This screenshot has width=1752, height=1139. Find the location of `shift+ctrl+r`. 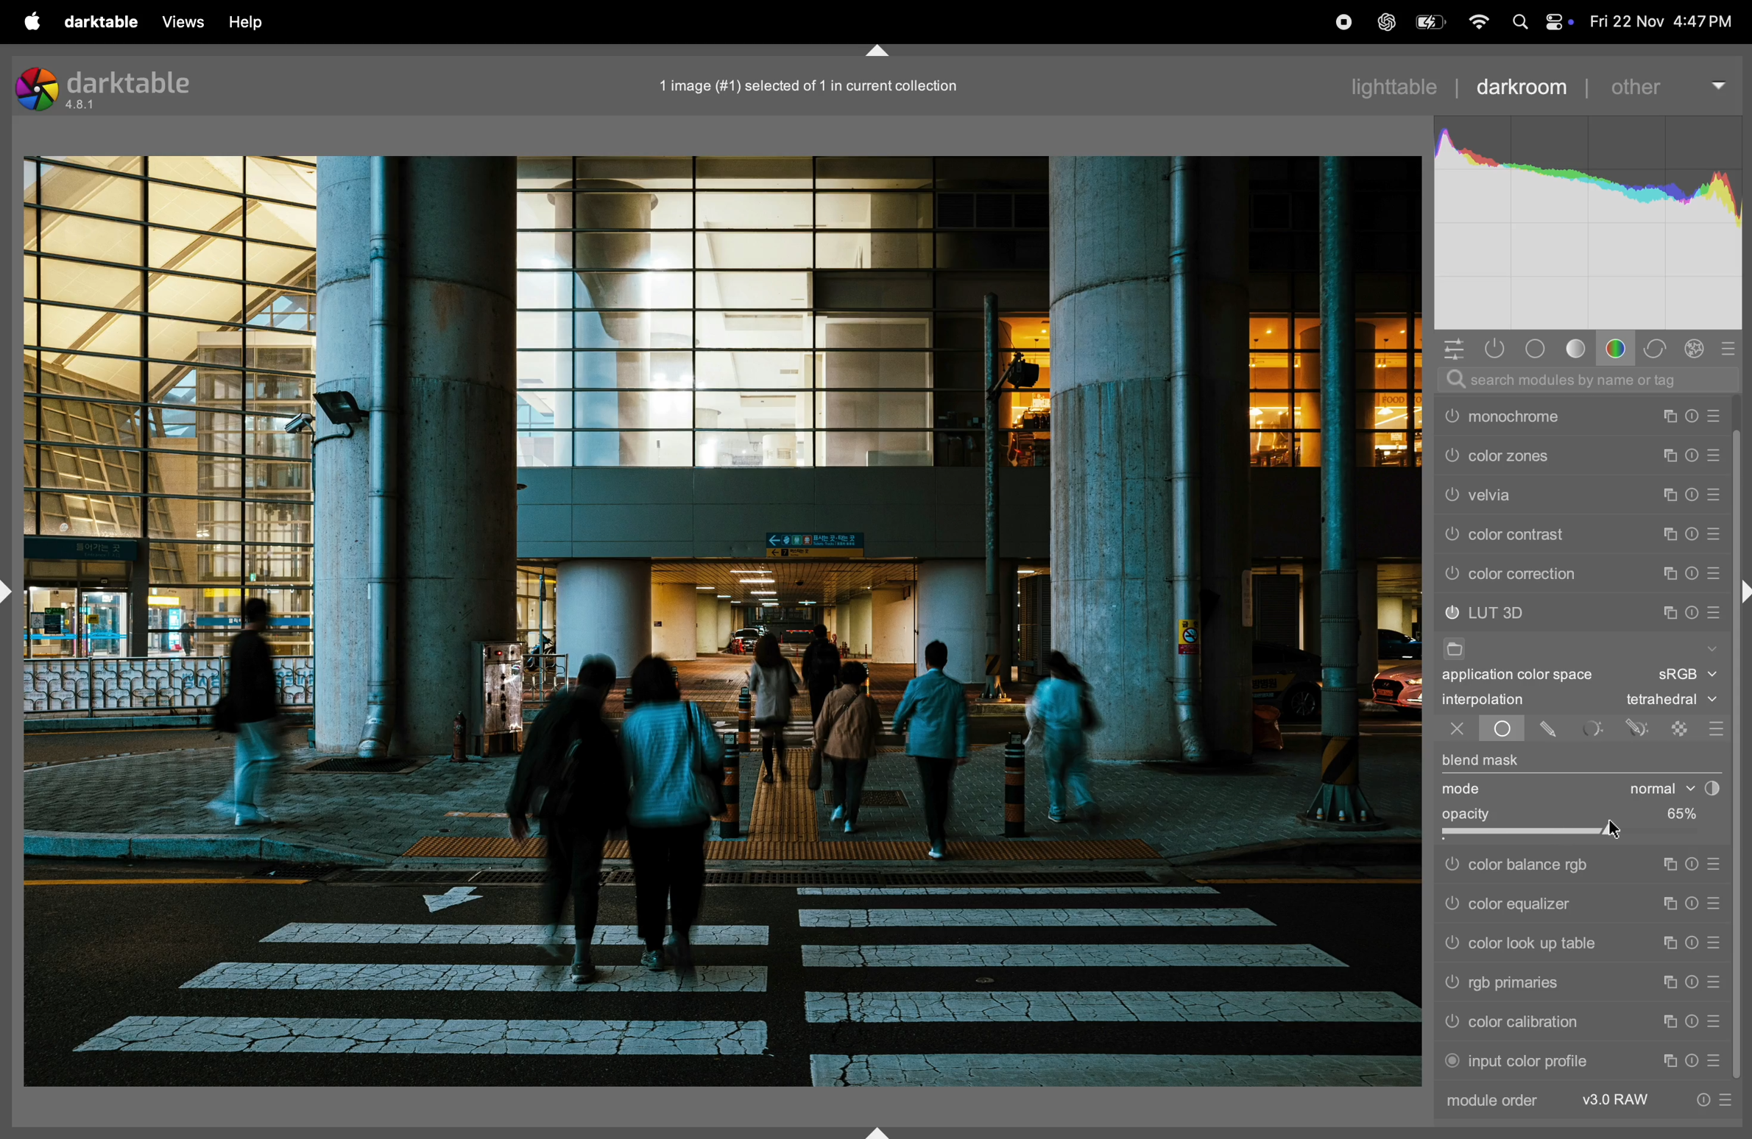

shift+ctrl+r is located at coordinates (1741, 592).